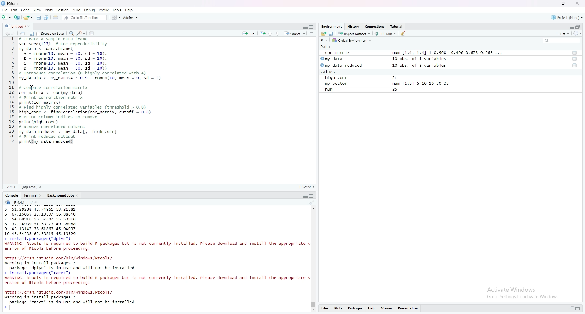 Image resolution: width=585 pixels, height=314 pixels. I want to click on Connections , so click(375, 26).